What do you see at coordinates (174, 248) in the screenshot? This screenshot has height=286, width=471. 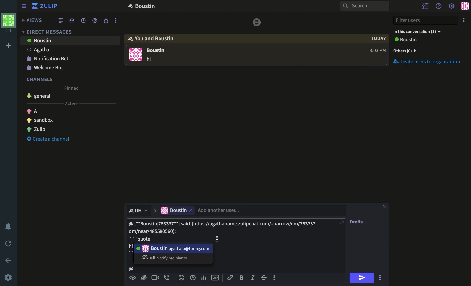 I see `User` at bounding box center [174, 248].